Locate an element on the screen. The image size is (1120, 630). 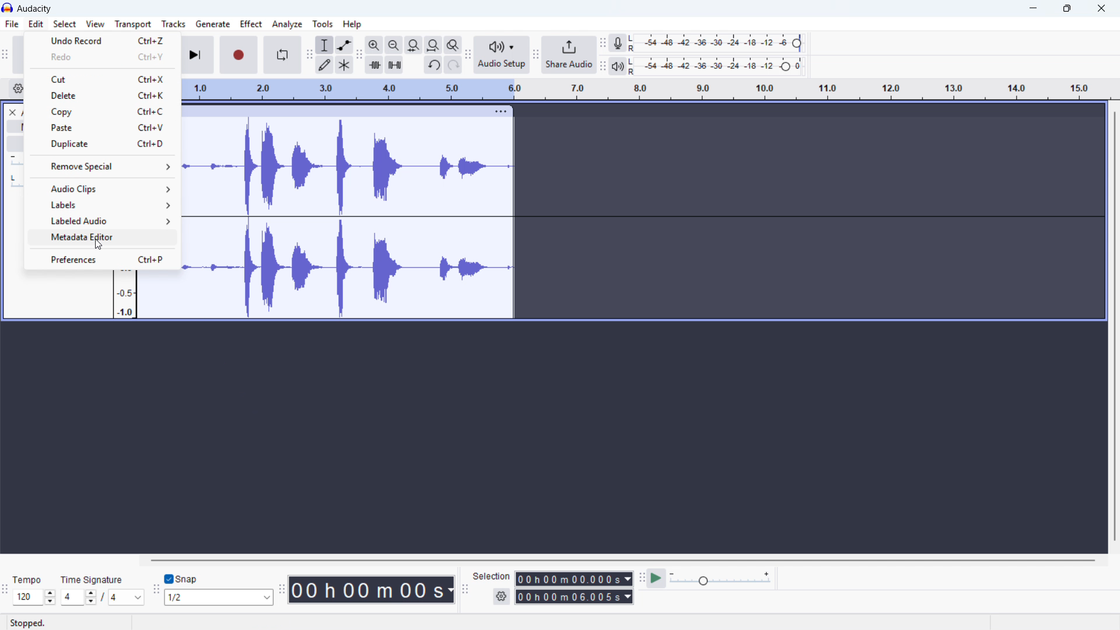
track options is located at coordinates (502, 111).